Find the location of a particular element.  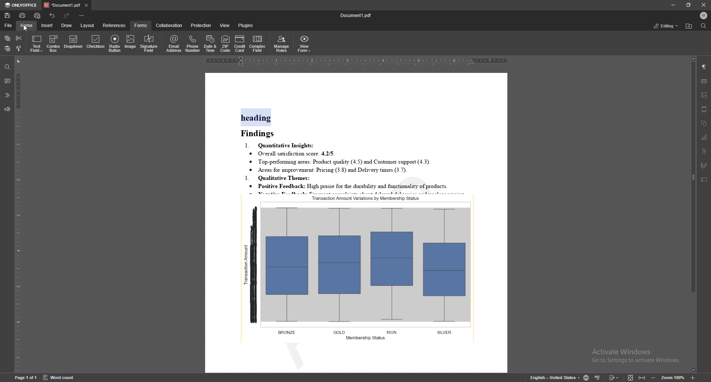

1. Qualitative Themes: is located at coordinates (281, 178).